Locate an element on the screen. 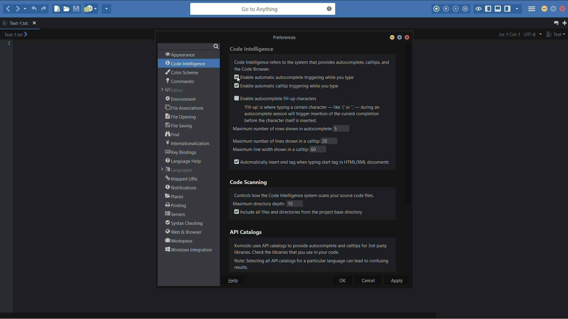  web and browser is located at coordinates (182, 232).